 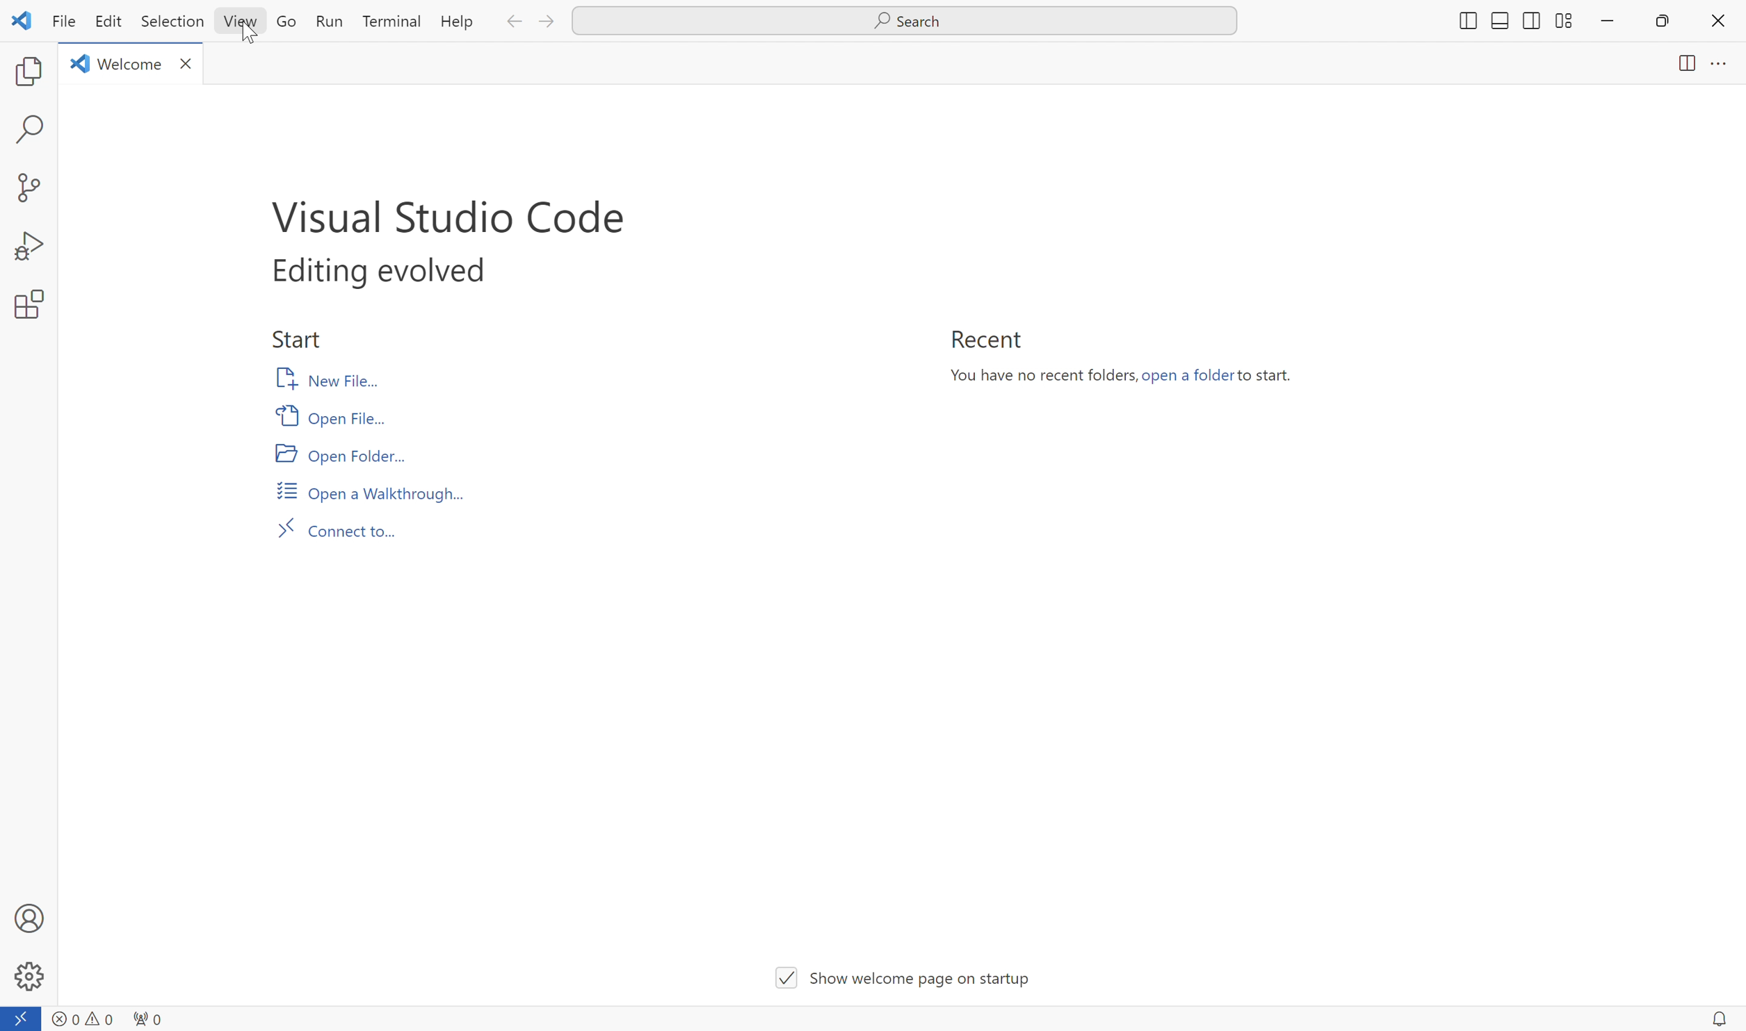 I want to click on cursor, so click(x=250, y=42).